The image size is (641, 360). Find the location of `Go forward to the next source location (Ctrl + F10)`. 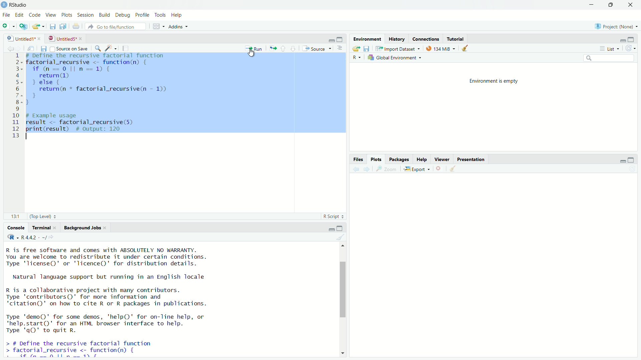

Go forward to the next source location (Ctrl + F10) is located at coordinates (368, 168).